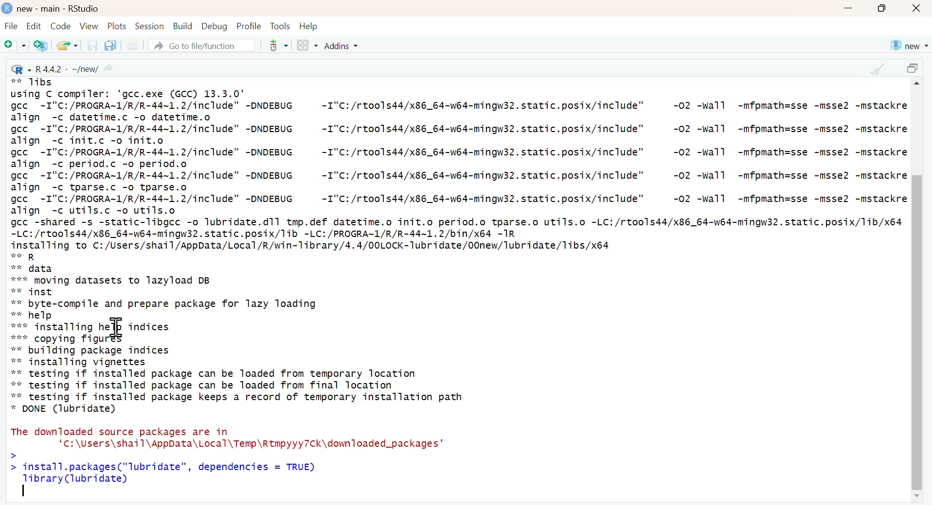 The width and height of the screenshot is (932, 505). What do you see at coordinates (201, 45) in the screenshot?
I see `Go to file/function` at bounding box center [201, 45].